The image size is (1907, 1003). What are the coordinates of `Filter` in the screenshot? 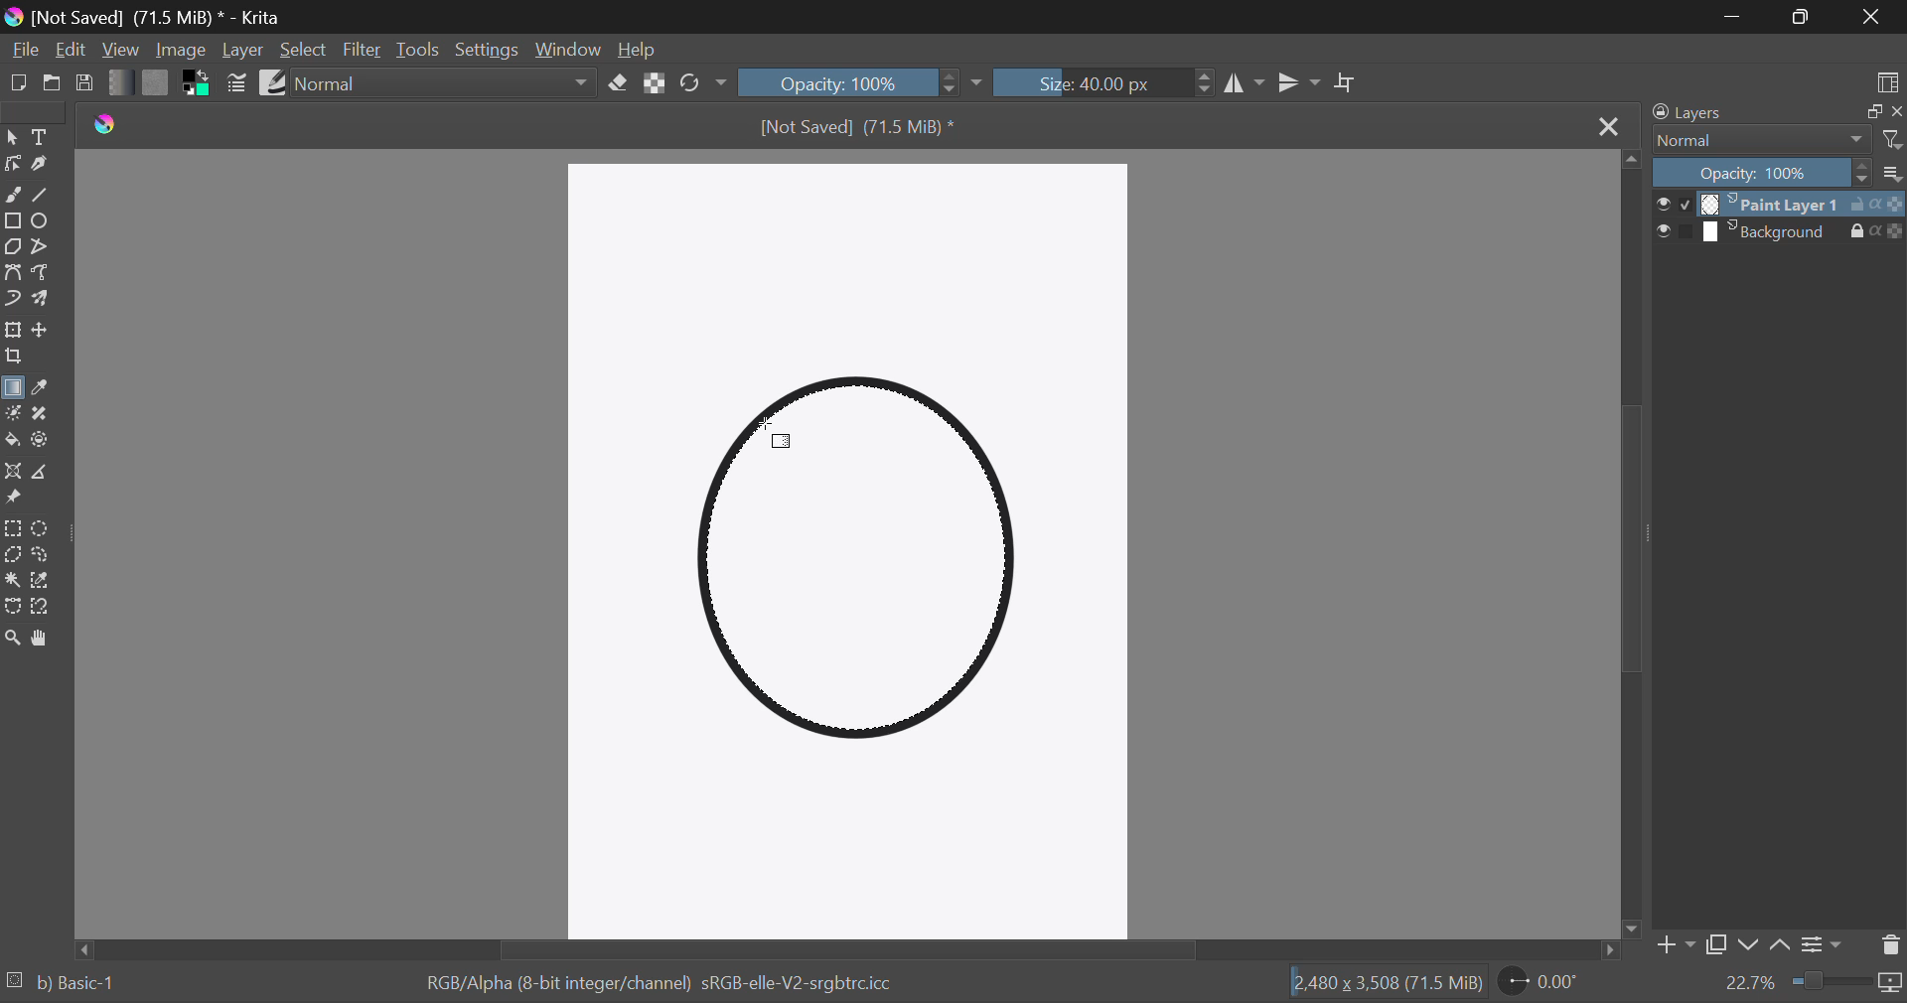 It's located at (362, 50).